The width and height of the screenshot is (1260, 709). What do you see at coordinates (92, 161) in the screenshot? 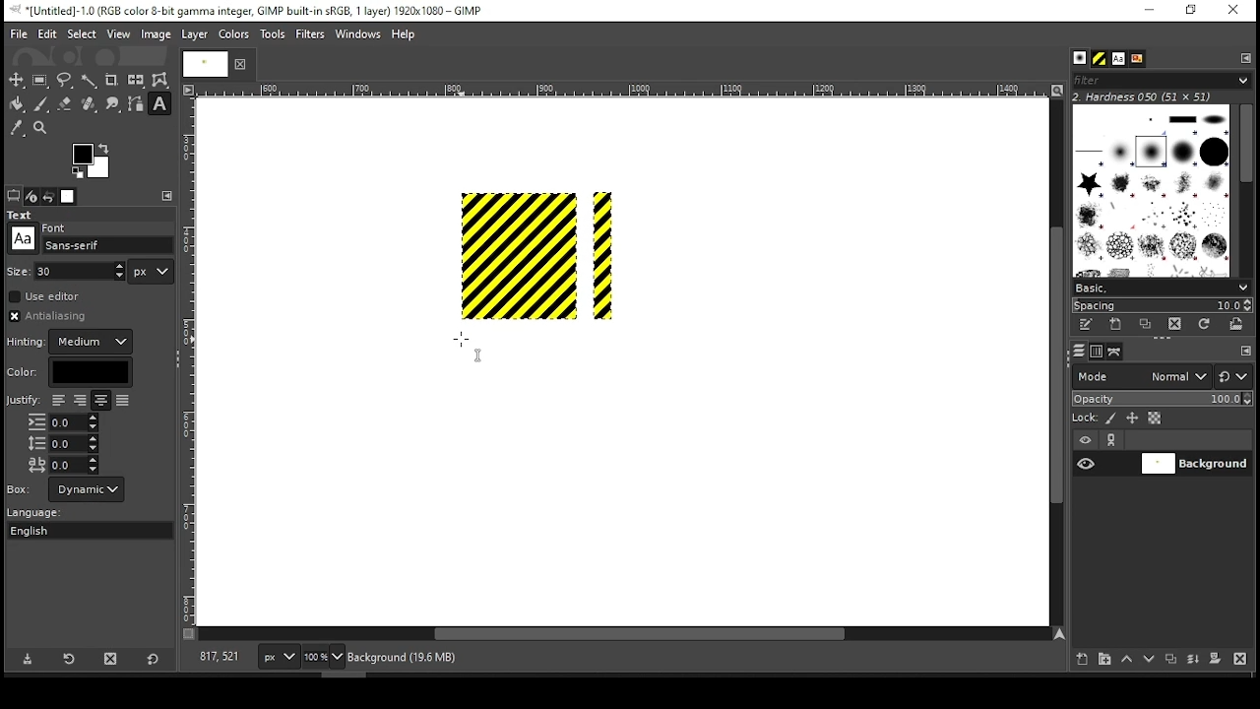
I see `colors` at bounding box center [92, 161].